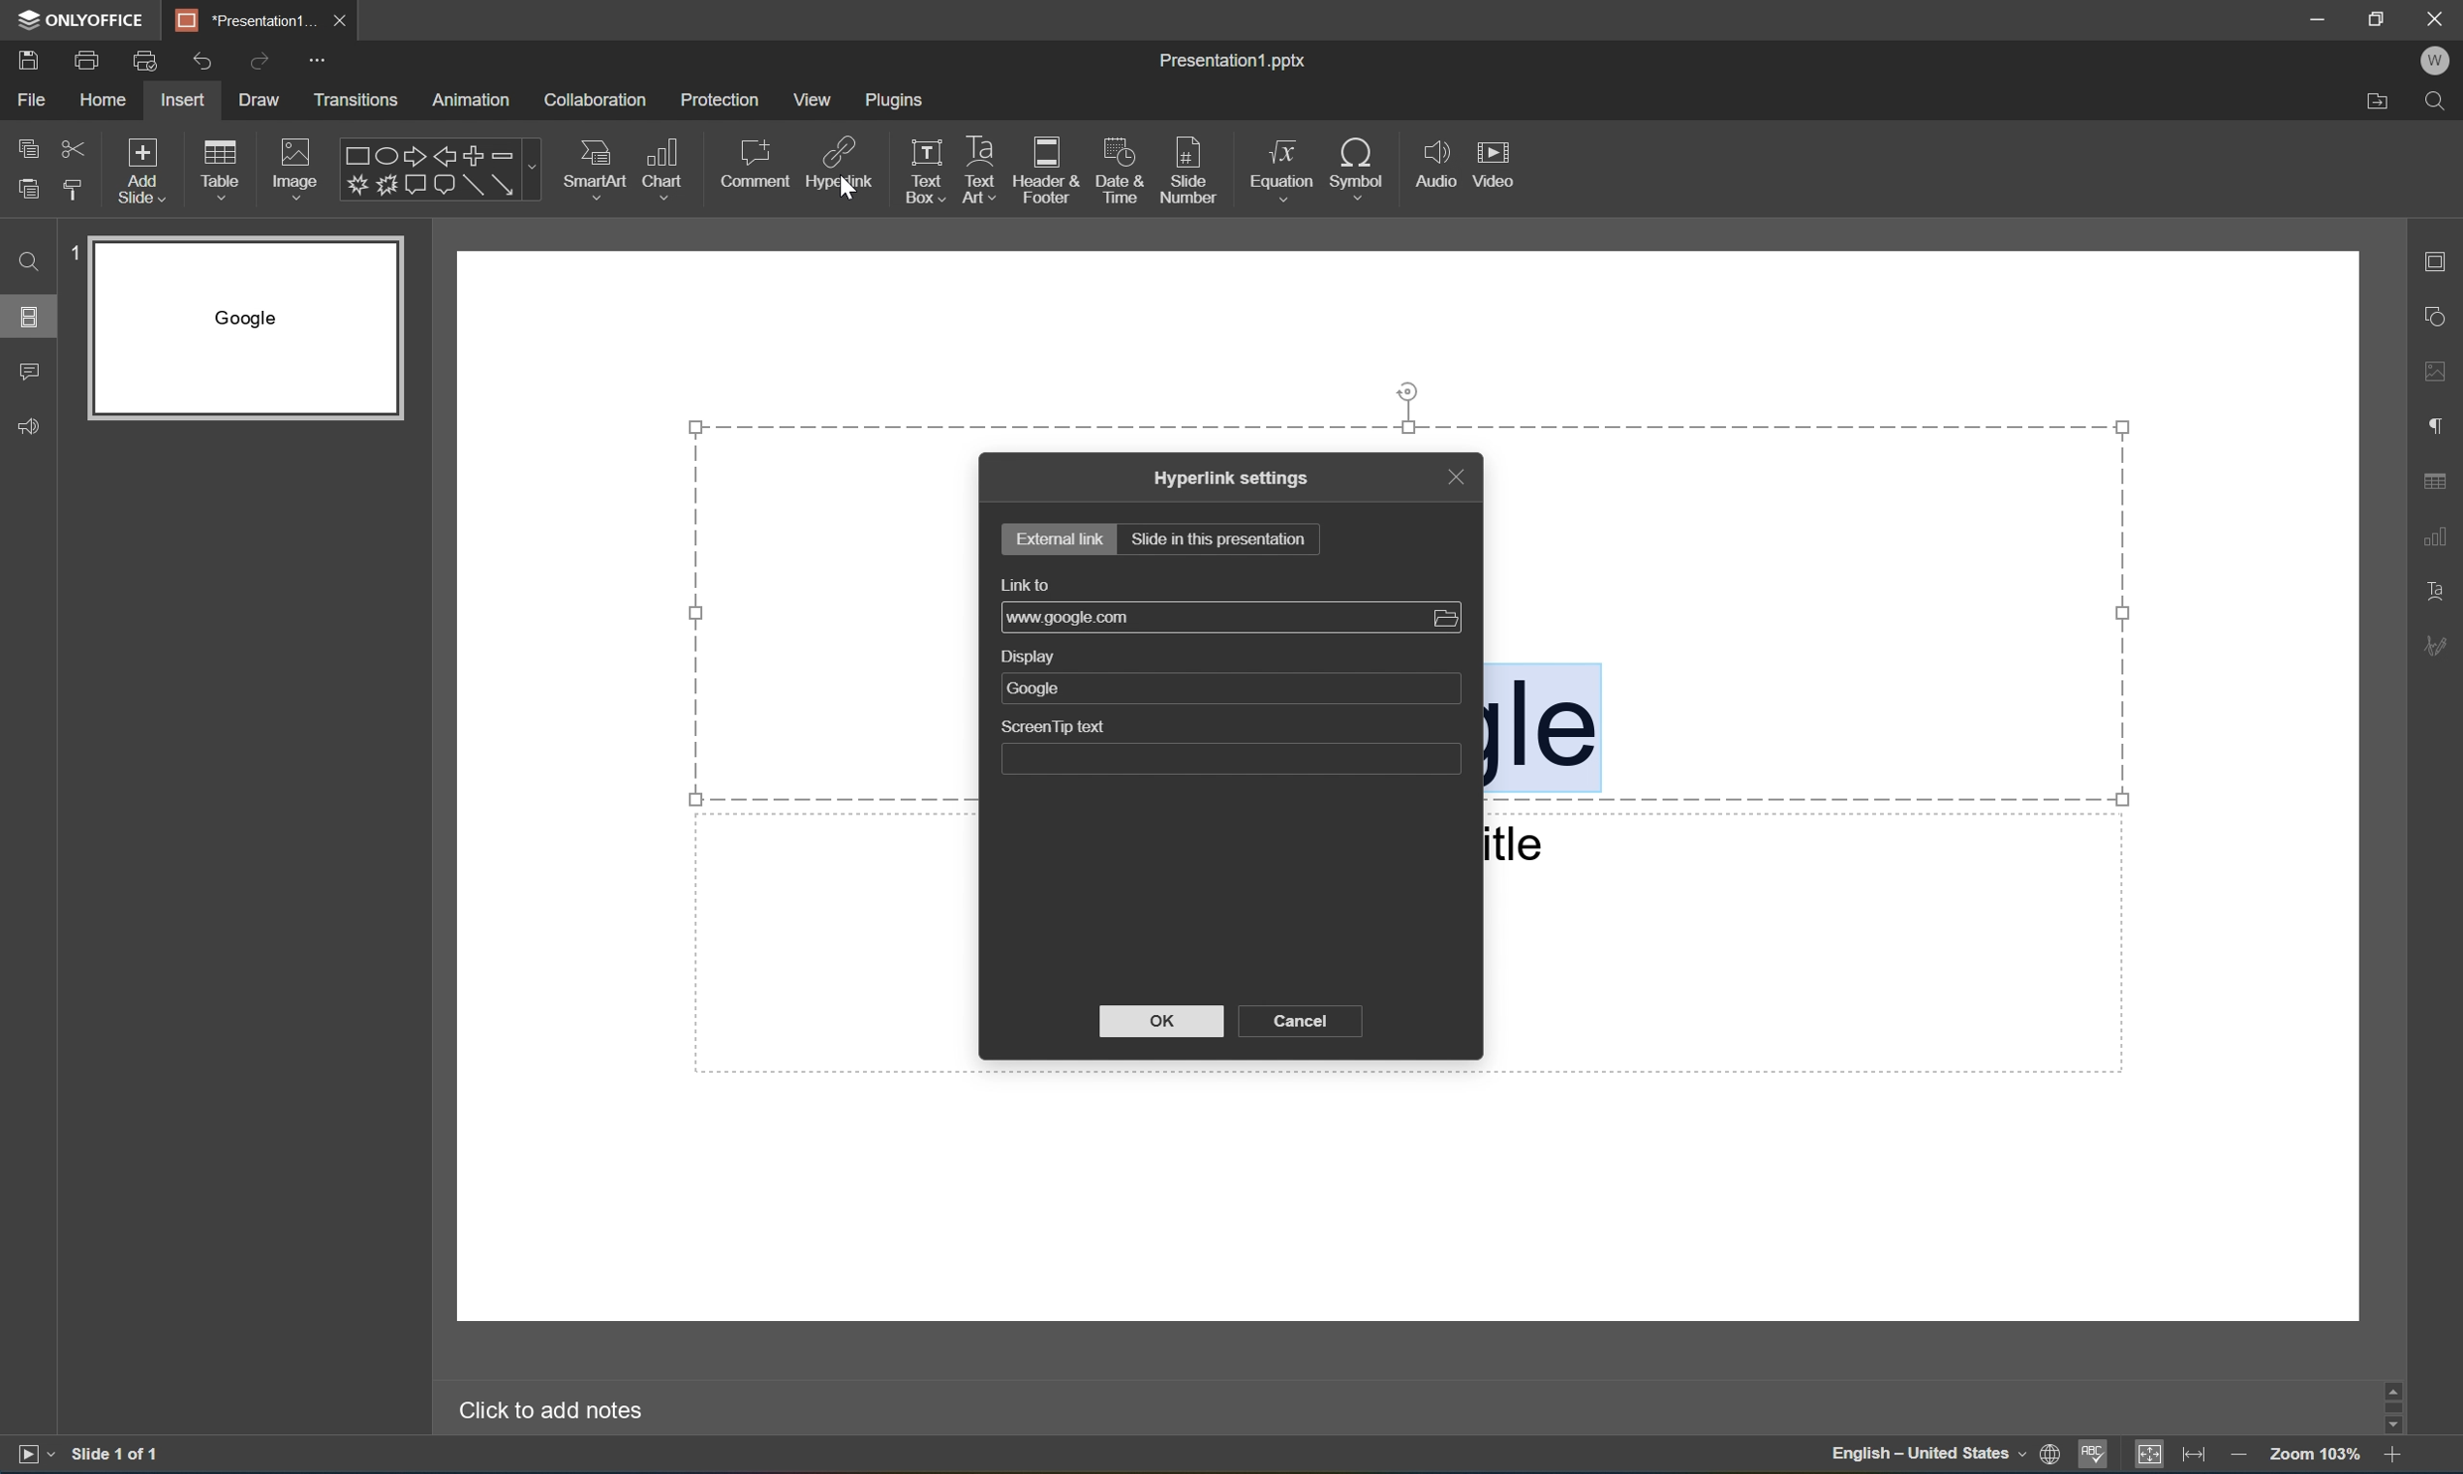  Describe the element at coordinates (753, 166) in the screenshot. I see `Comment` at that location.